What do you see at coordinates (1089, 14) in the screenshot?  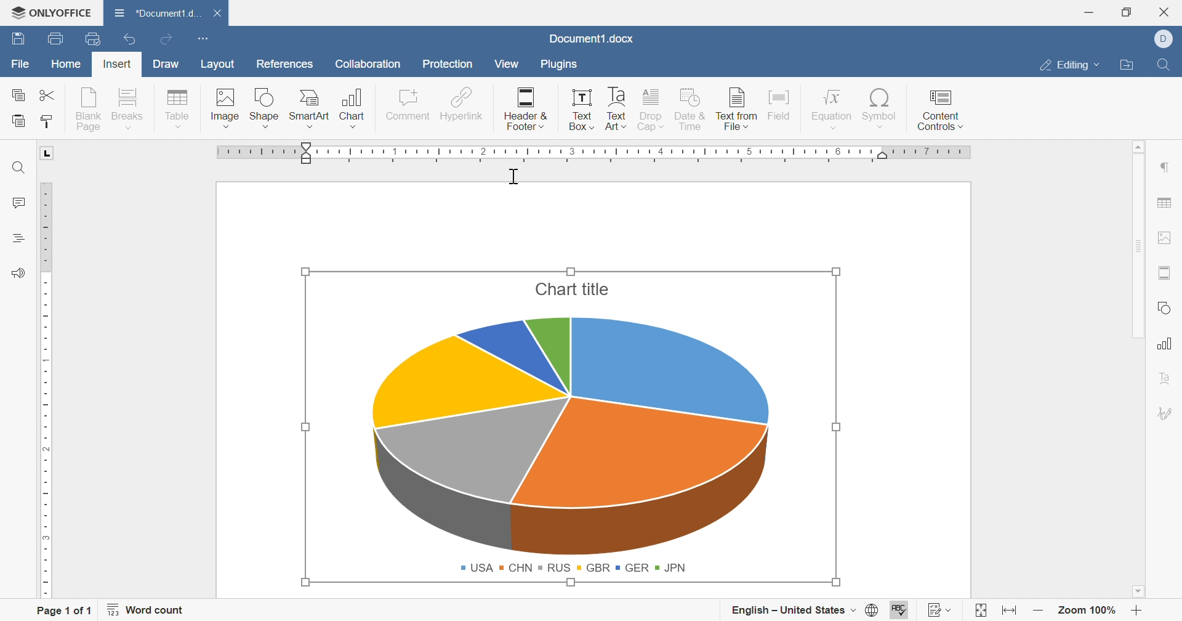 I see `Minimize` at bounding box center [1089, 14].